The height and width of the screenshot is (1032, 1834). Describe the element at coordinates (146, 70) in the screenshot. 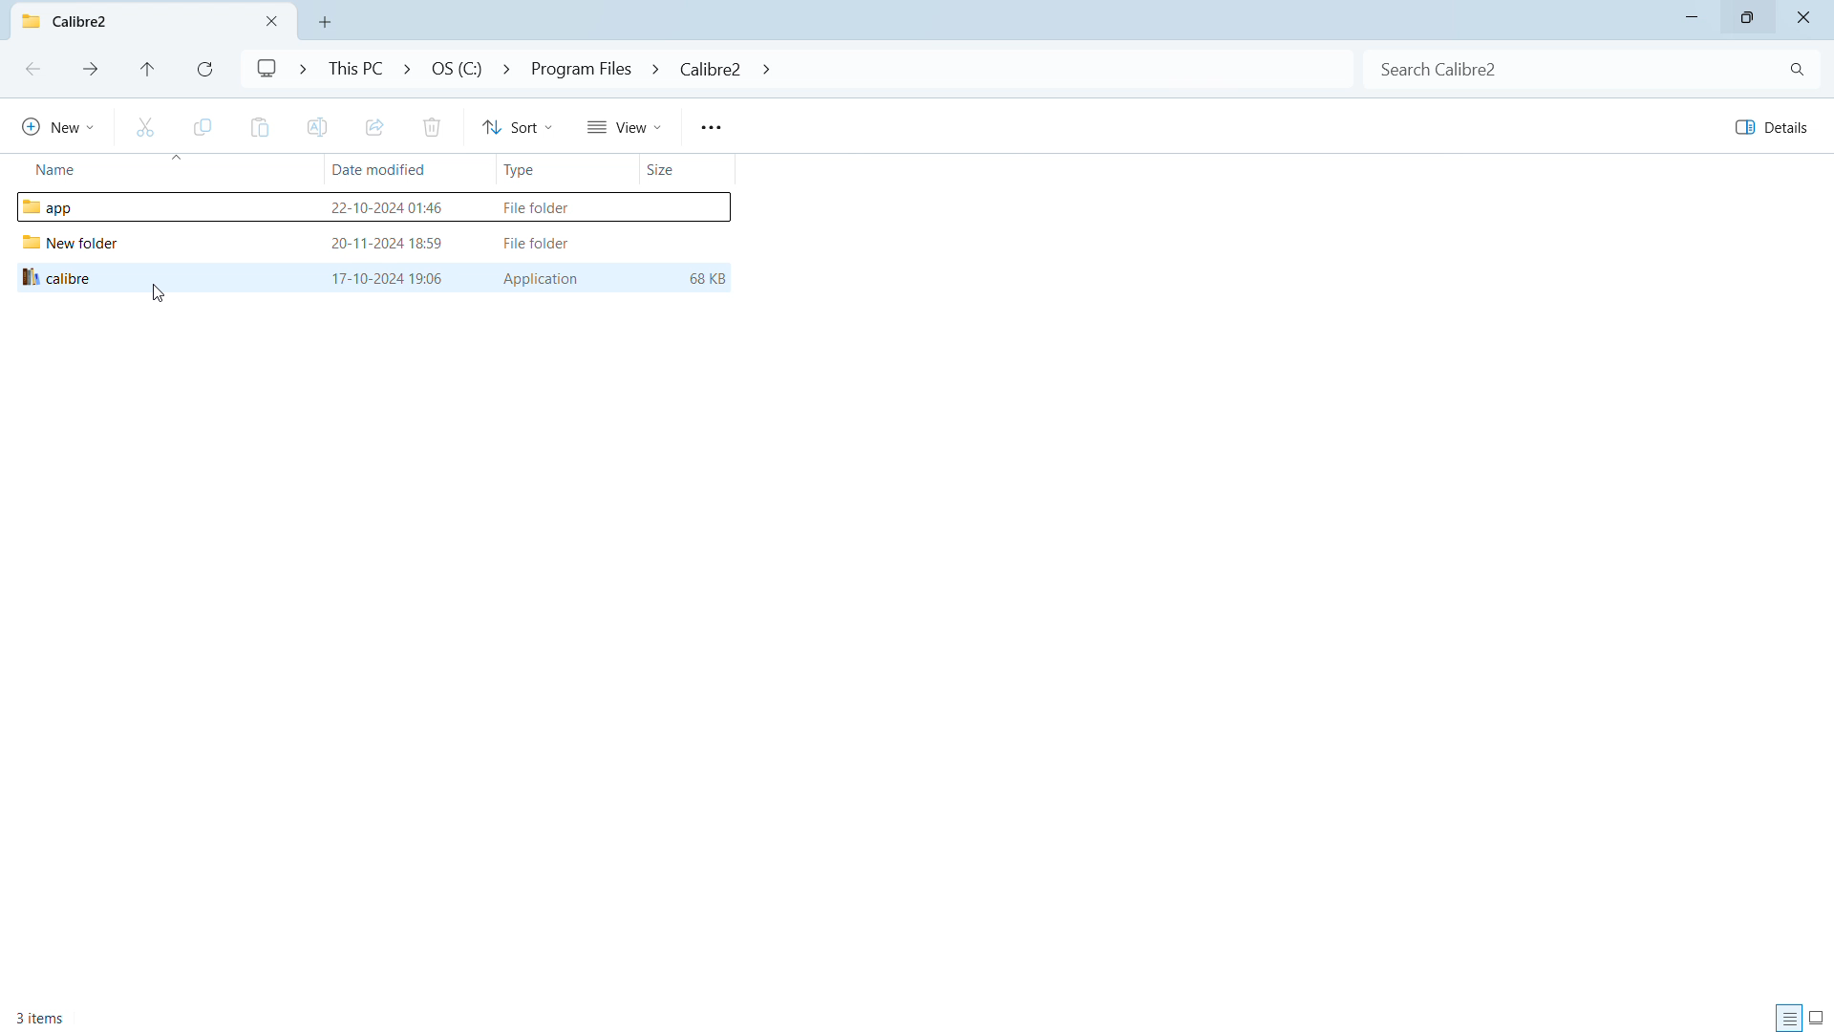

I see `go to originating folder` at that location.